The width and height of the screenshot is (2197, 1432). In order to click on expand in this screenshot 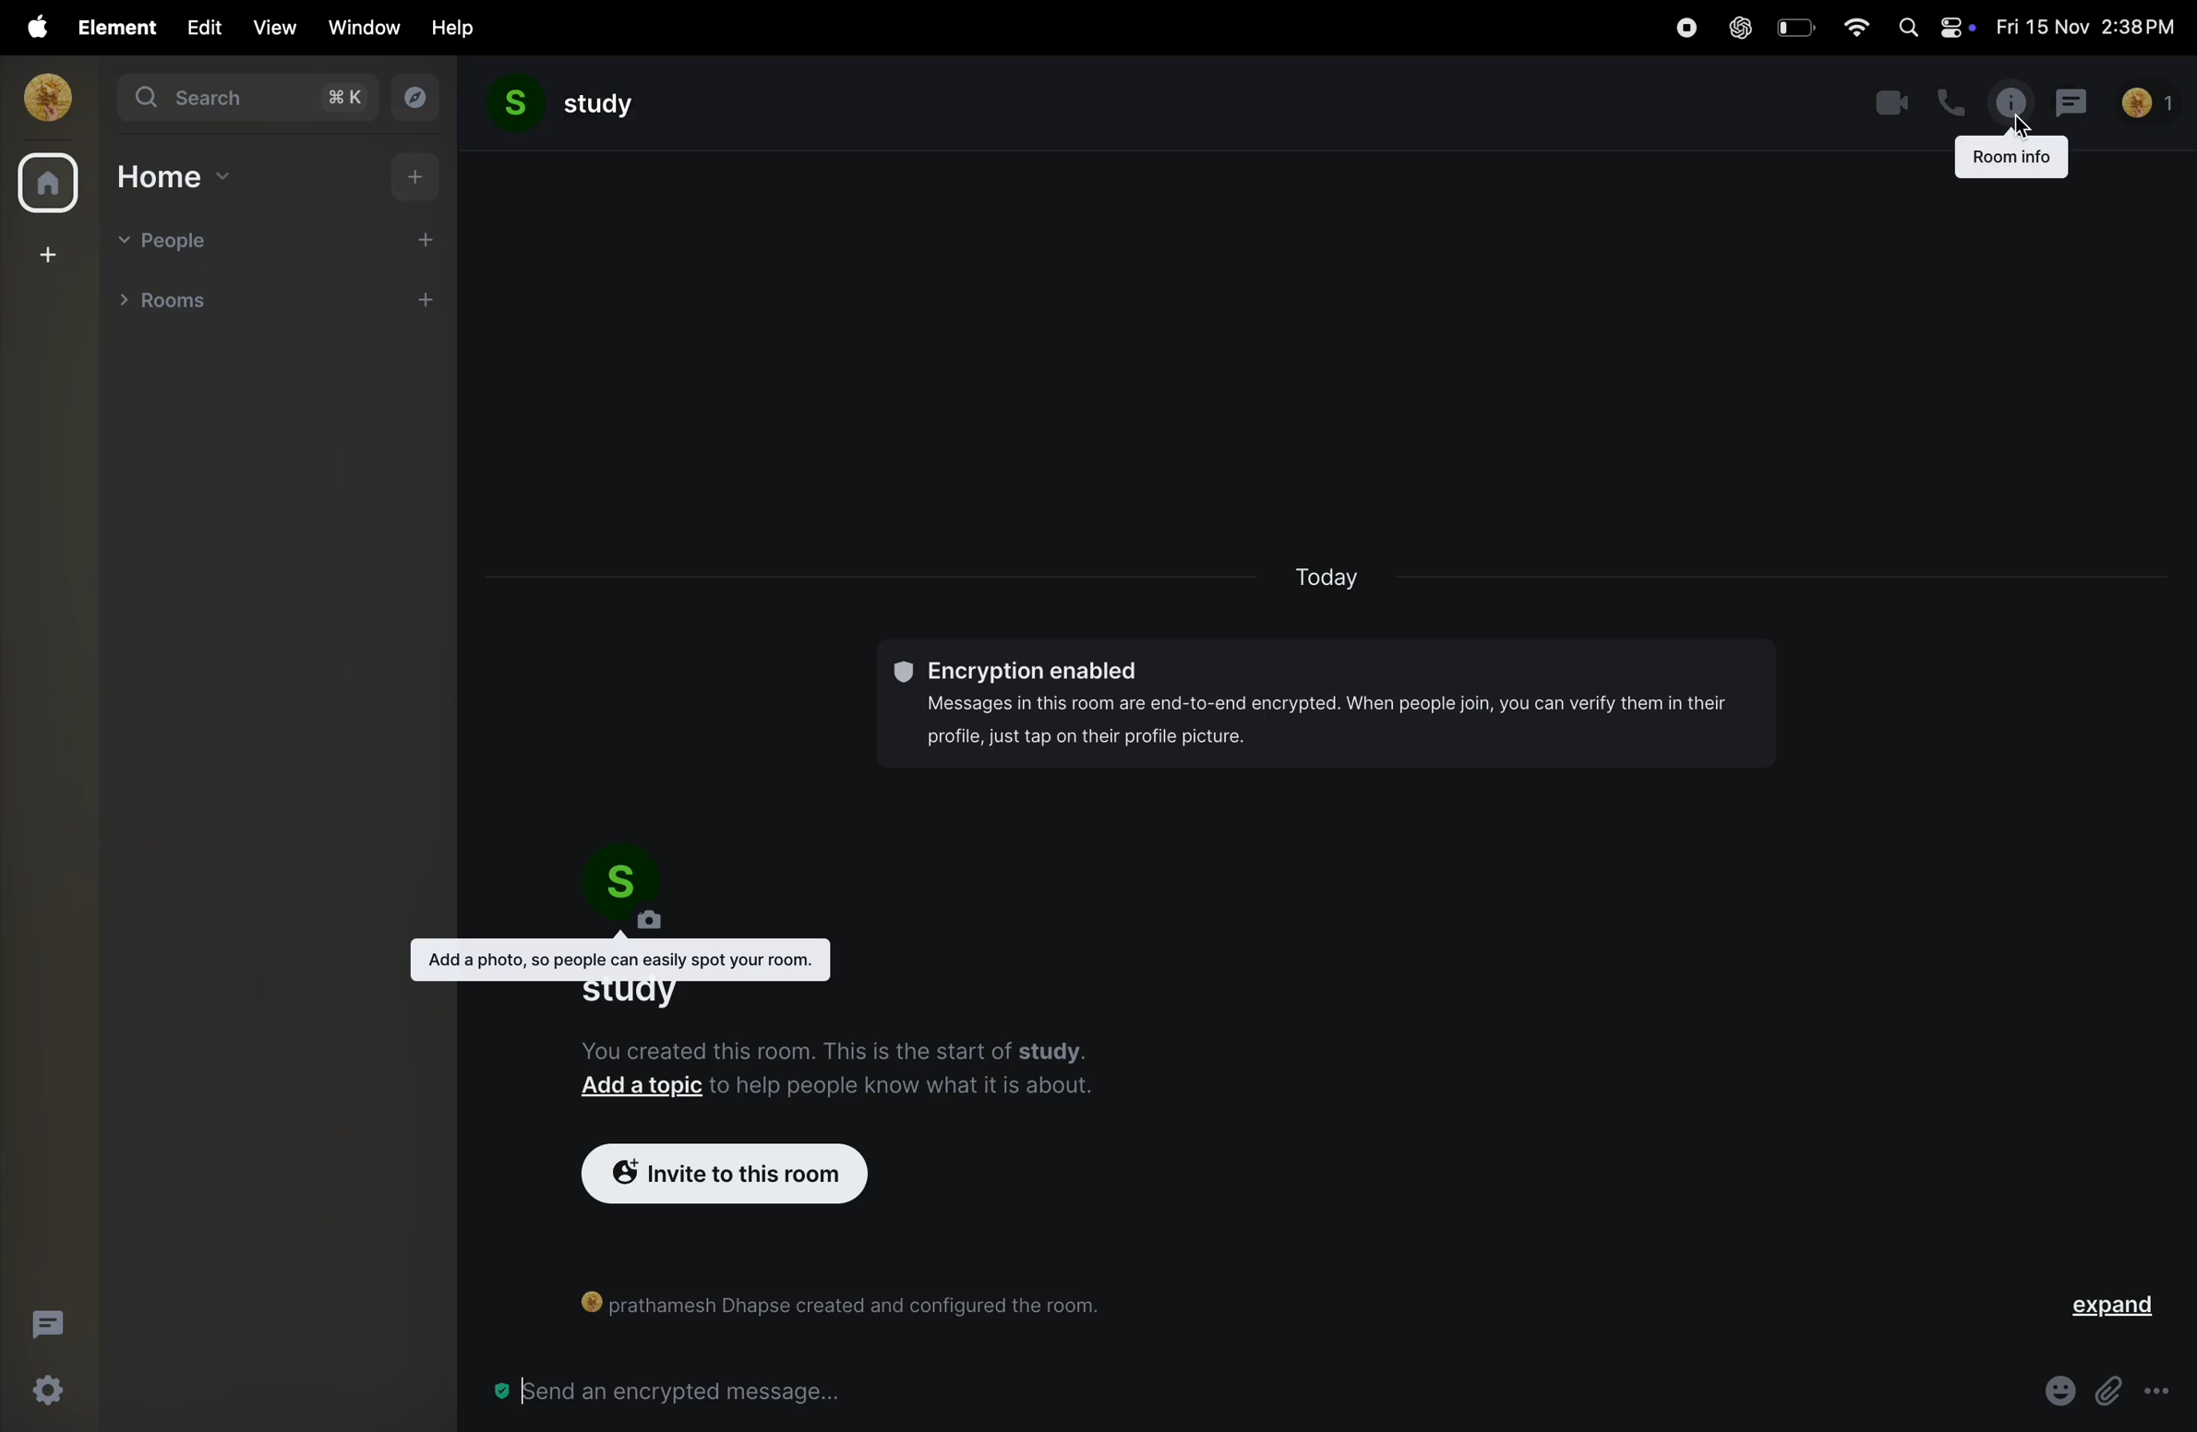, I will do `click(2117, 1306)`.